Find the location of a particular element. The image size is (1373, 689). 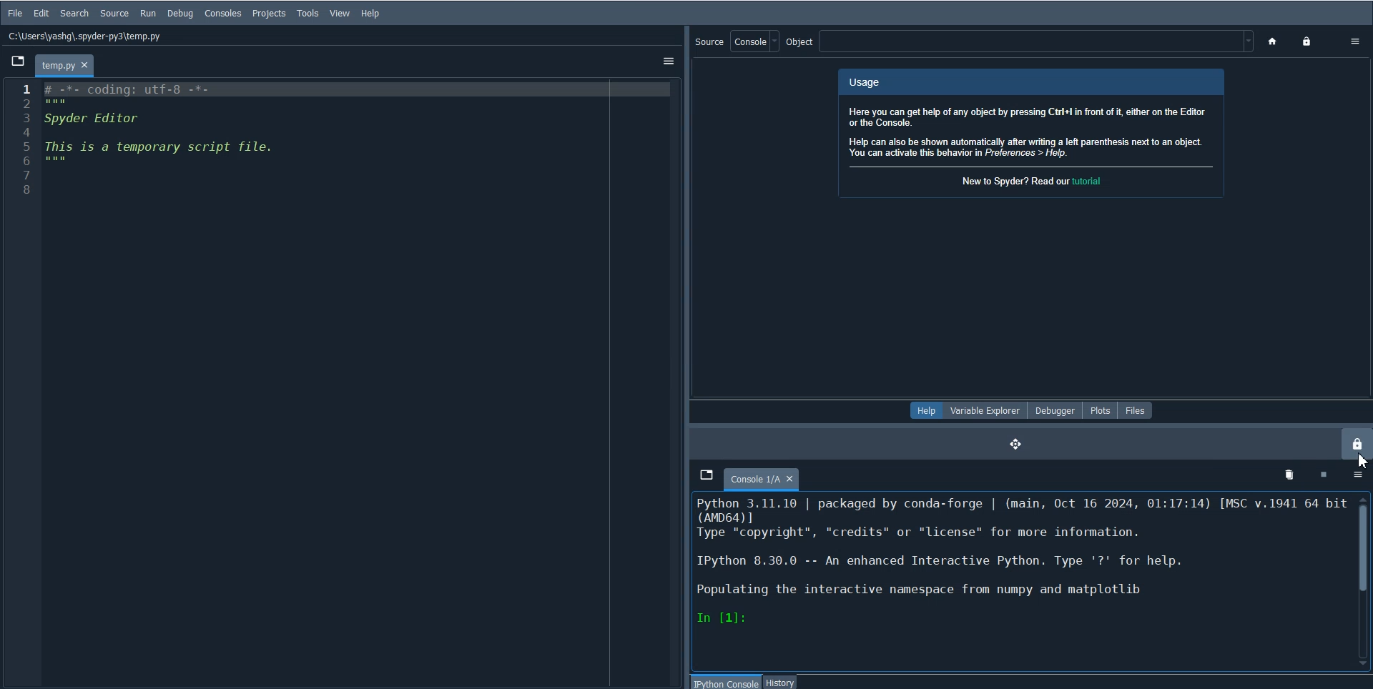

C:\Users\yashg\.spyder-py3\temp.py is located at coordinates (87, 36).